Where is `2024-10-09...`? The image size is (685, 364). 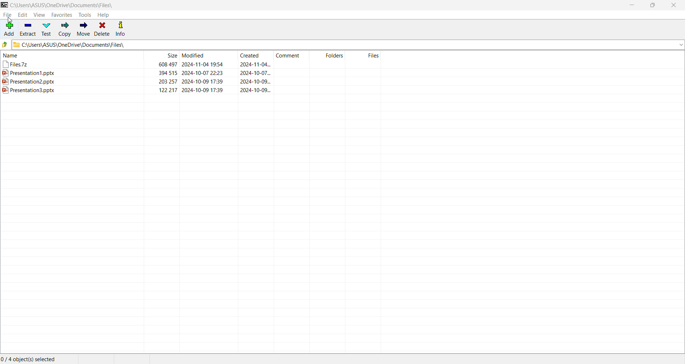
2024-10-09... is located at coordinates (256, 81).